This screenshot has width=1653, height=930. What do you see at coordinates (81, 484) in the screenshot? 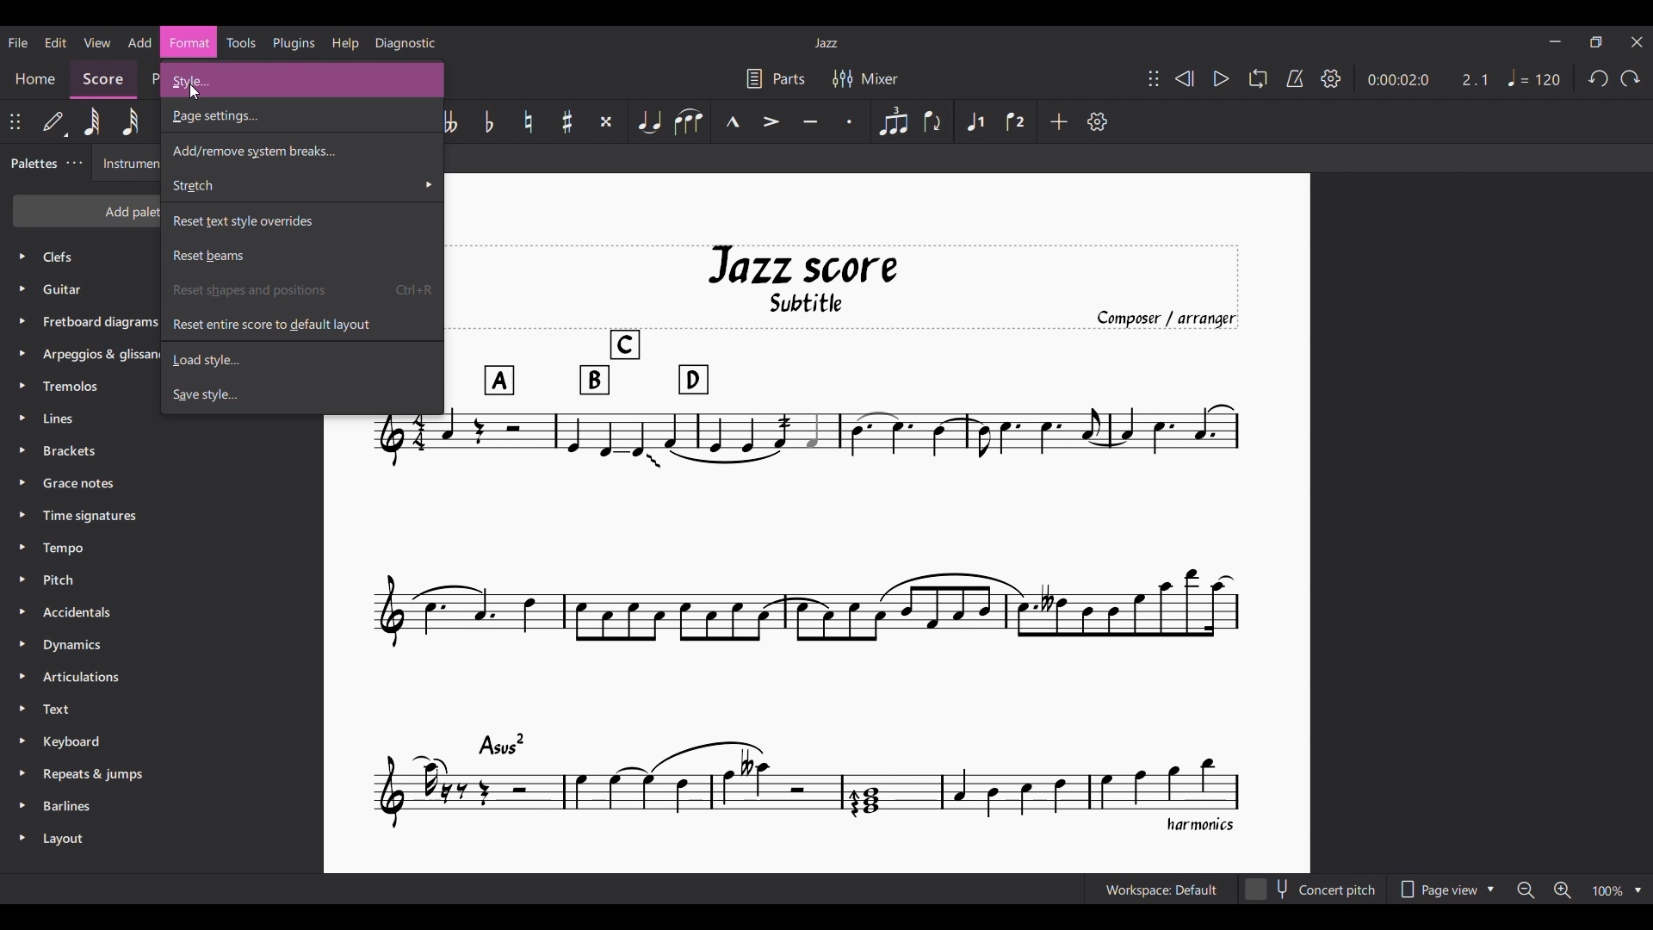
I see `Grace Notes` at bounding box center [81, 484].